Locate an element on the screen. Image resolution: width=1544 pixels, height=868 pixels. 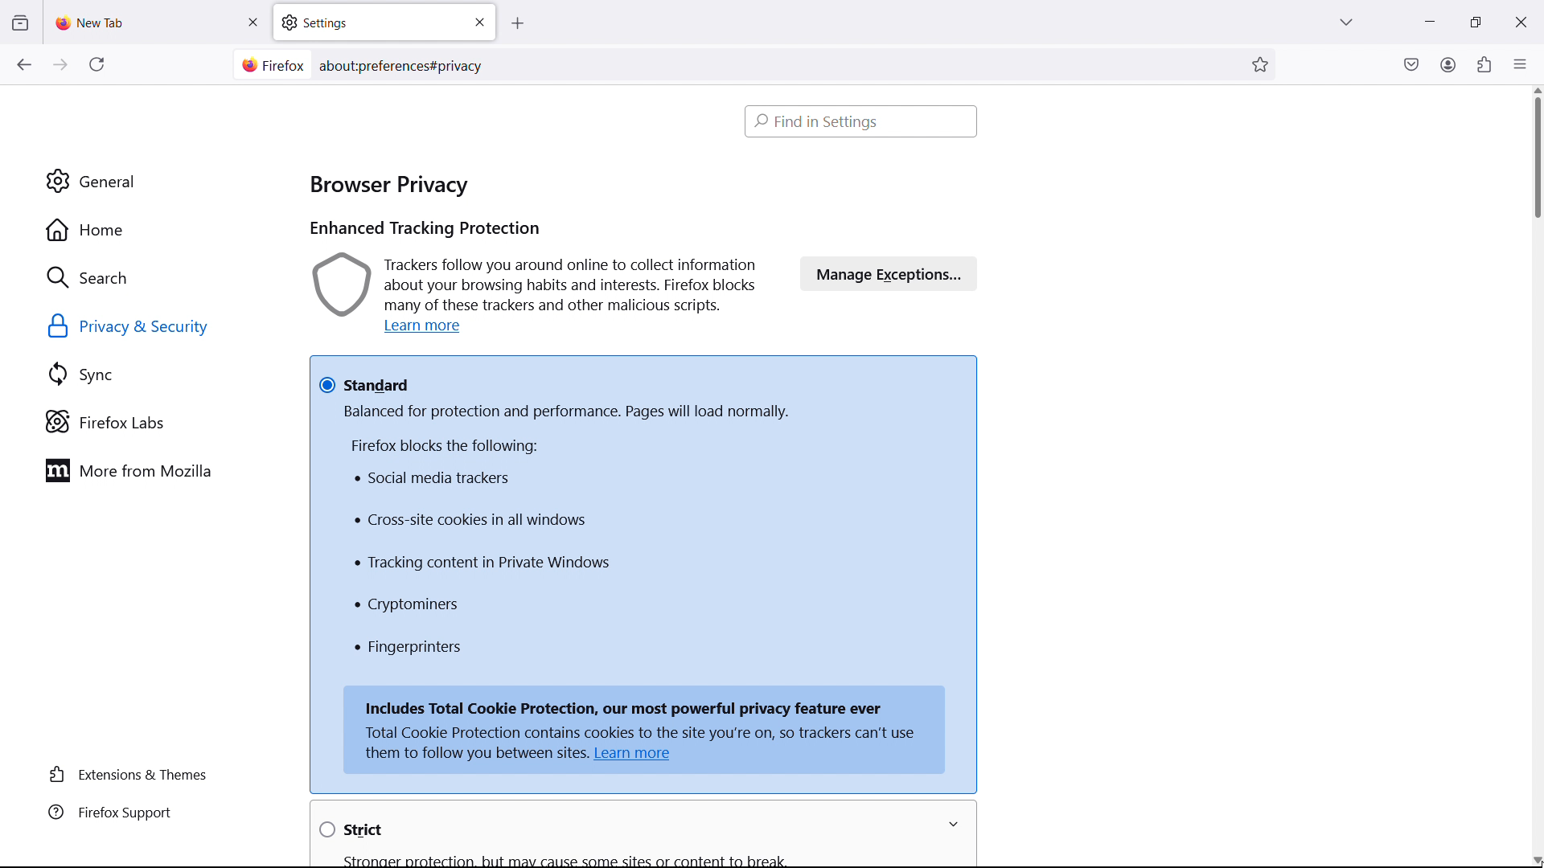
browser privacy is located at coordinates (388, 181).